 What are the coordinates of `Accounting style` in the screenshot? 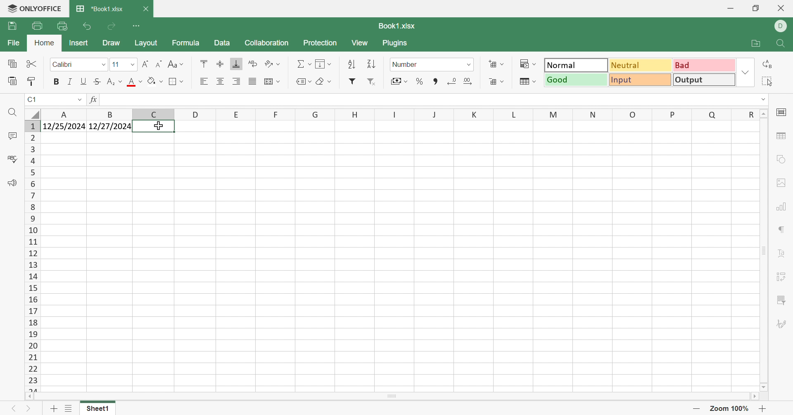 It's located at (400, 81).